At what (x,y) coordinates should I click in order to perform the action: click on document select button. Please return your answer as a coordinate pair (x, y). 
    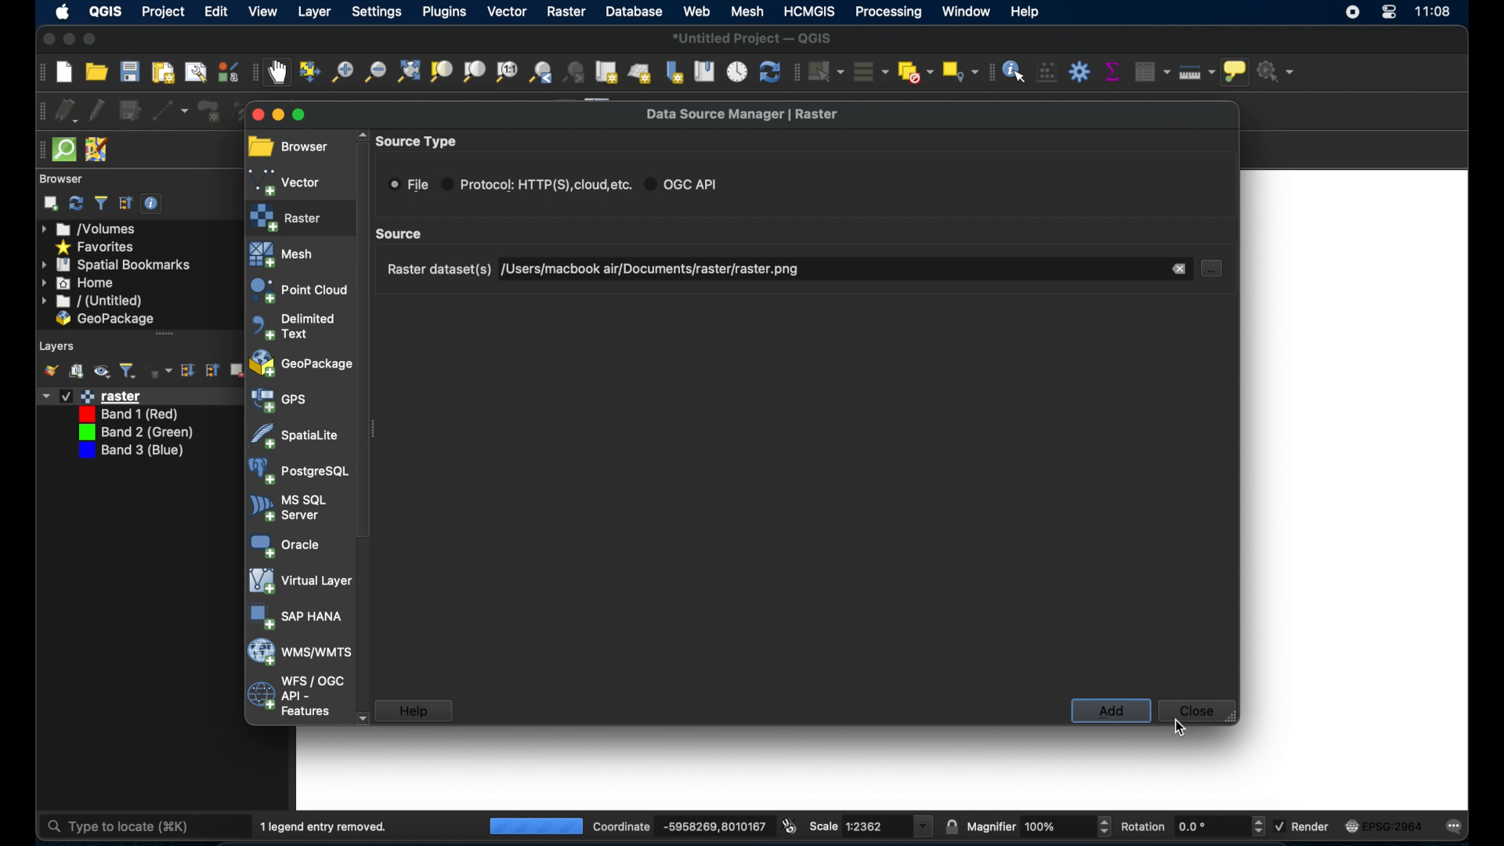
    Looking at the image, I should click on (1212, 269).